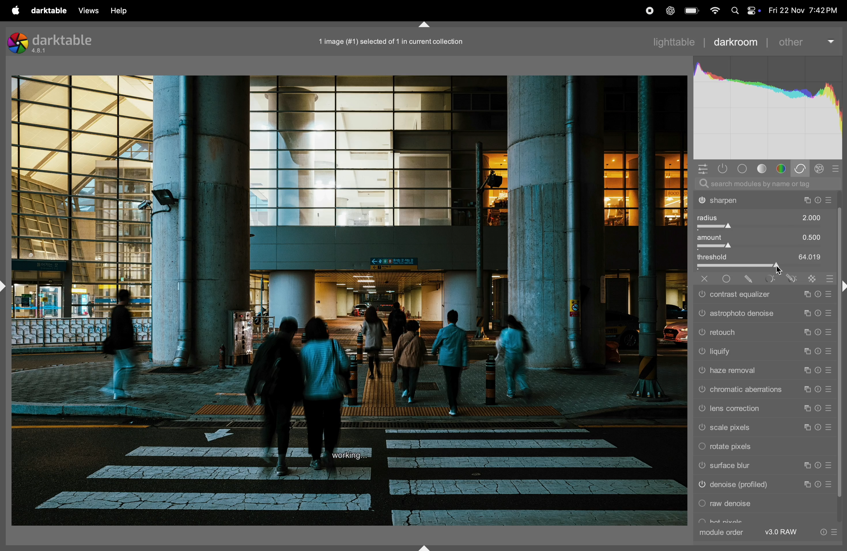 Image resolution: width=847 pixels, height=551 pixels. I want to click on colors, so click(781, 168).